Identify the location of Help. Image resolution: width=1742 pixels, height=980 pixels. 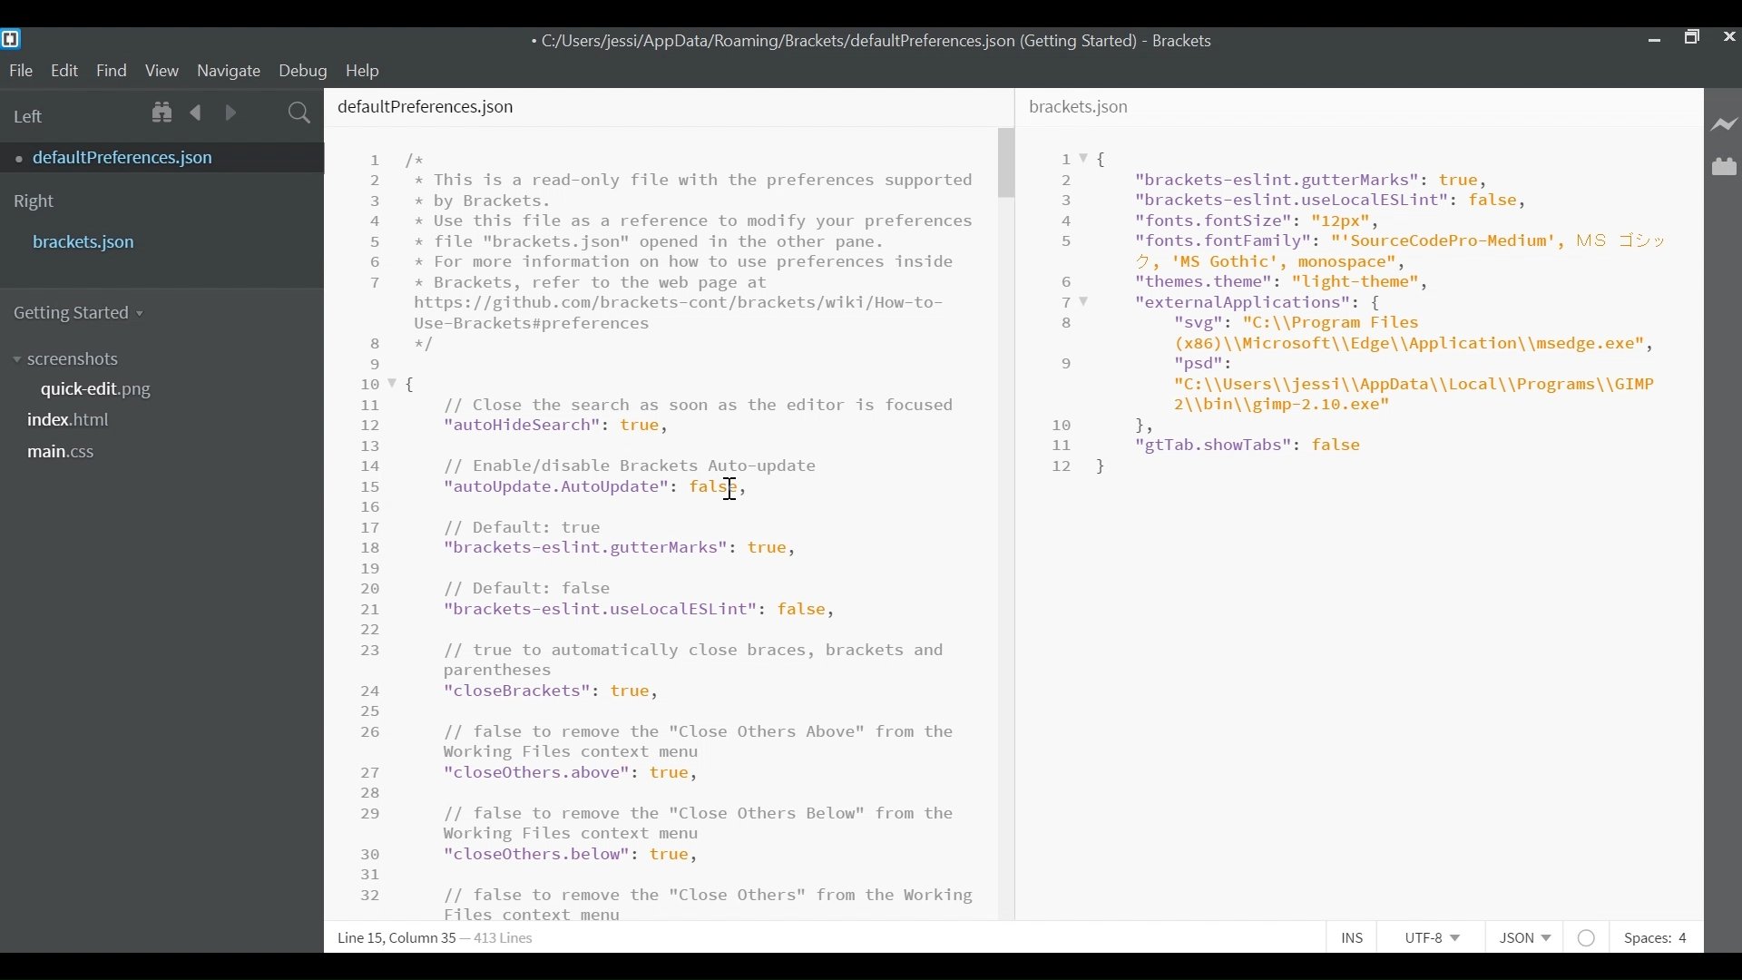
(372, 70).